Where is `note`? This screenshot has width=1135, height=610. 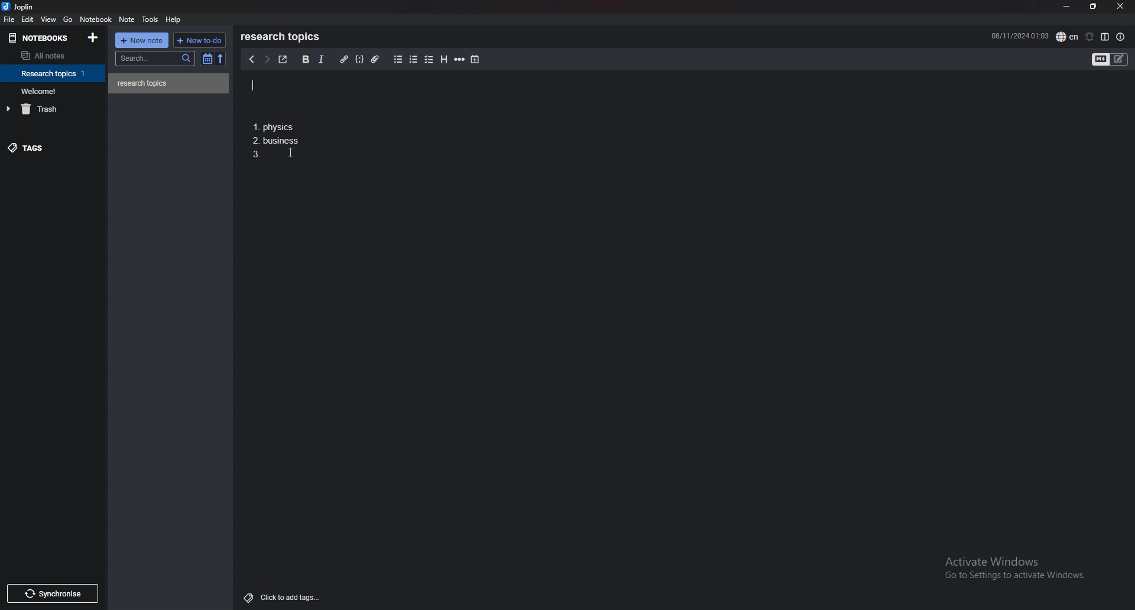 note is located at coordinates (169, 83).